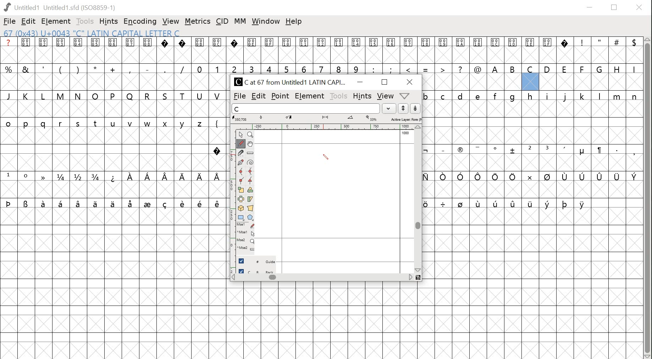 The image size is (652, 359). I want to click on mm, so click(239, 22).